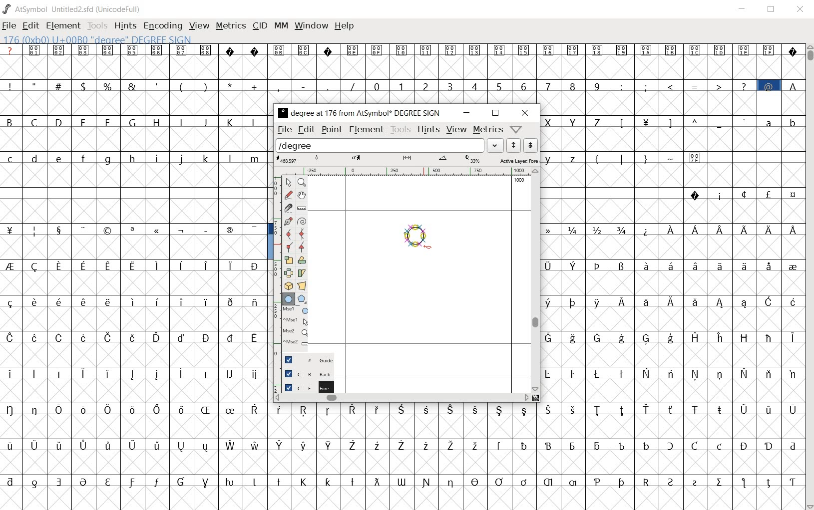 This screenshot has width=814, height=510. Describe the element at coordinates (329, 49) in the screenshot. I see `unsupported character` at that location.